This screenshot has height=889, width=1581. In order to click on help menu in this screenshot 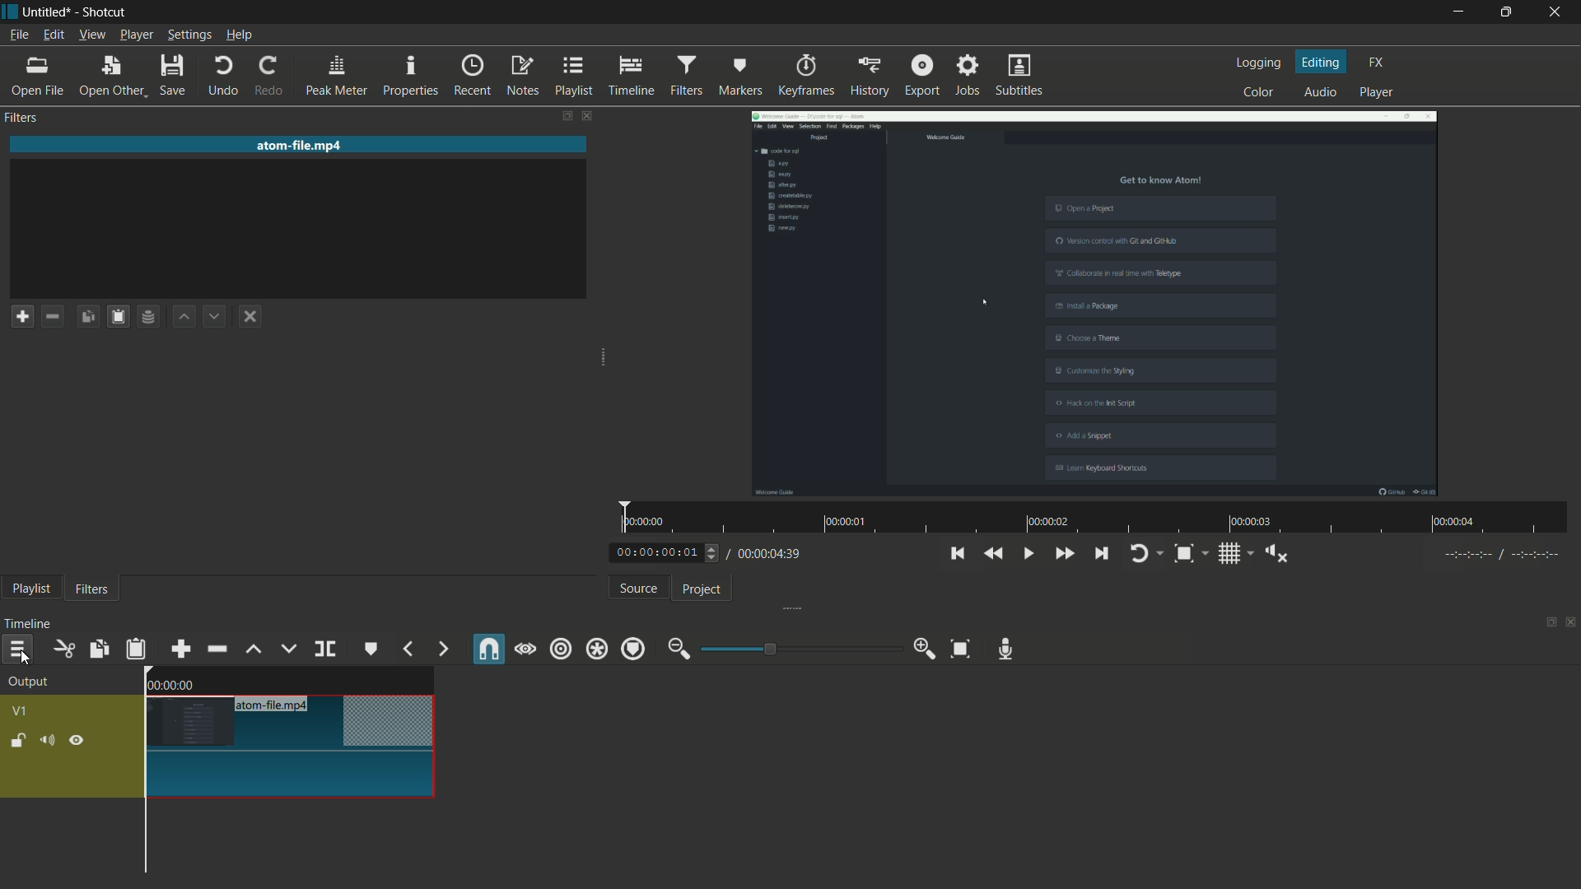, I will do `click(238, 37)`.